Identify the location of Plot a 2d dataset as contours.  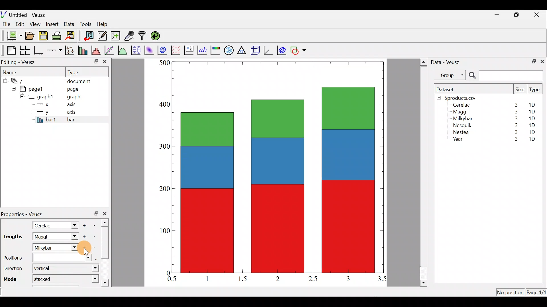
(164, 50).